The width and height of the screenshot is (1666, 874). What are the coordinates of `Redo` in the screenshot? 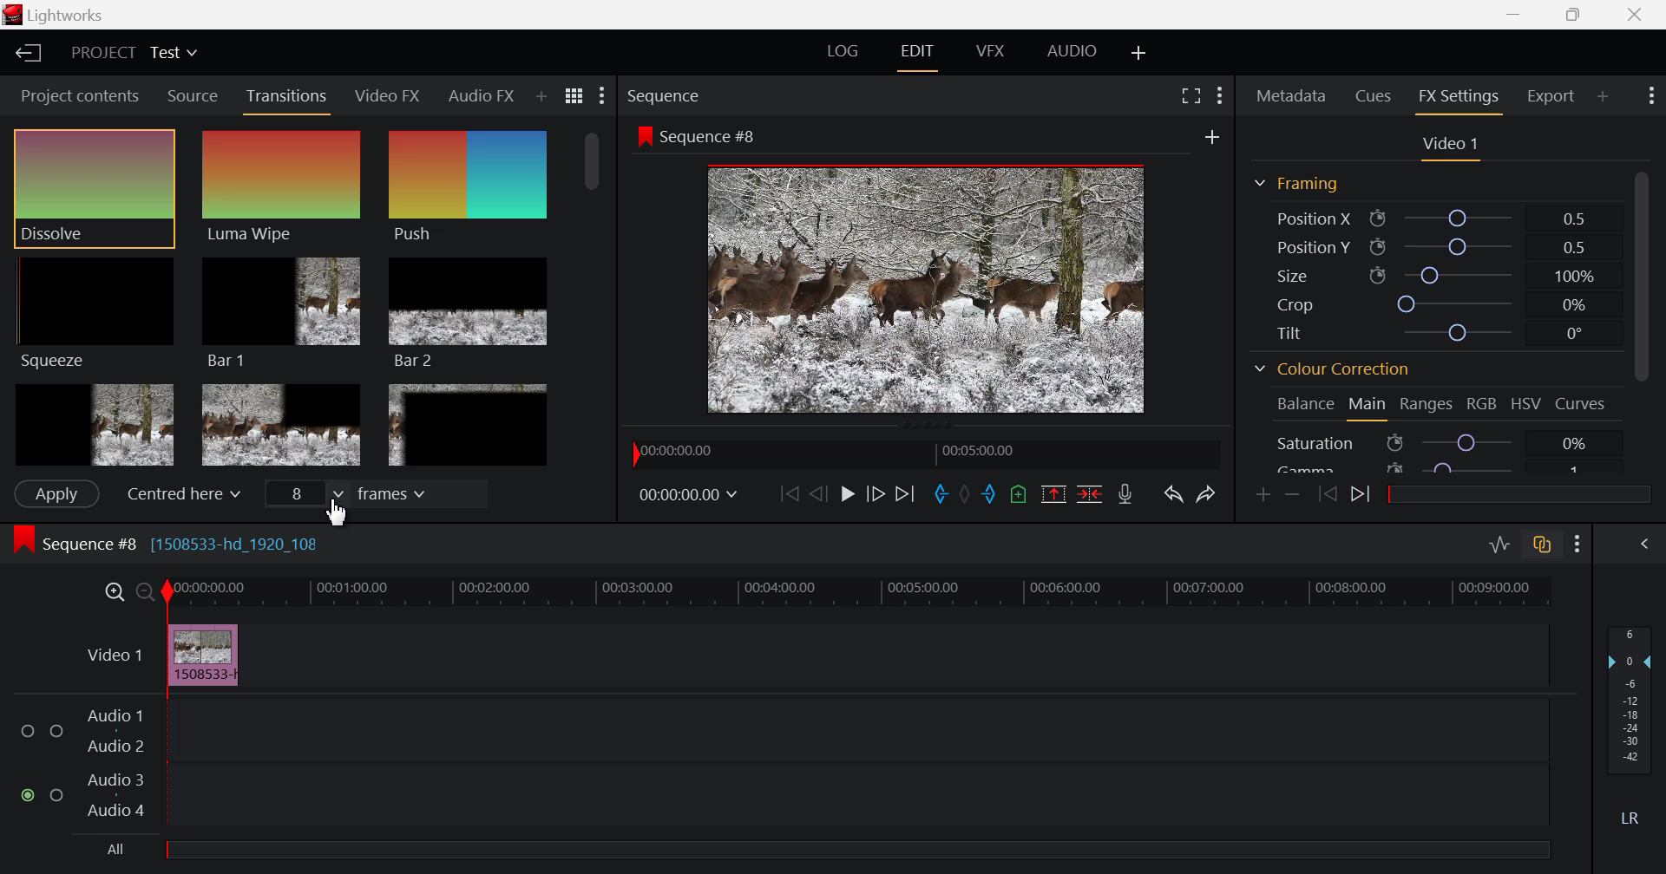 It's located at (1206, 493).